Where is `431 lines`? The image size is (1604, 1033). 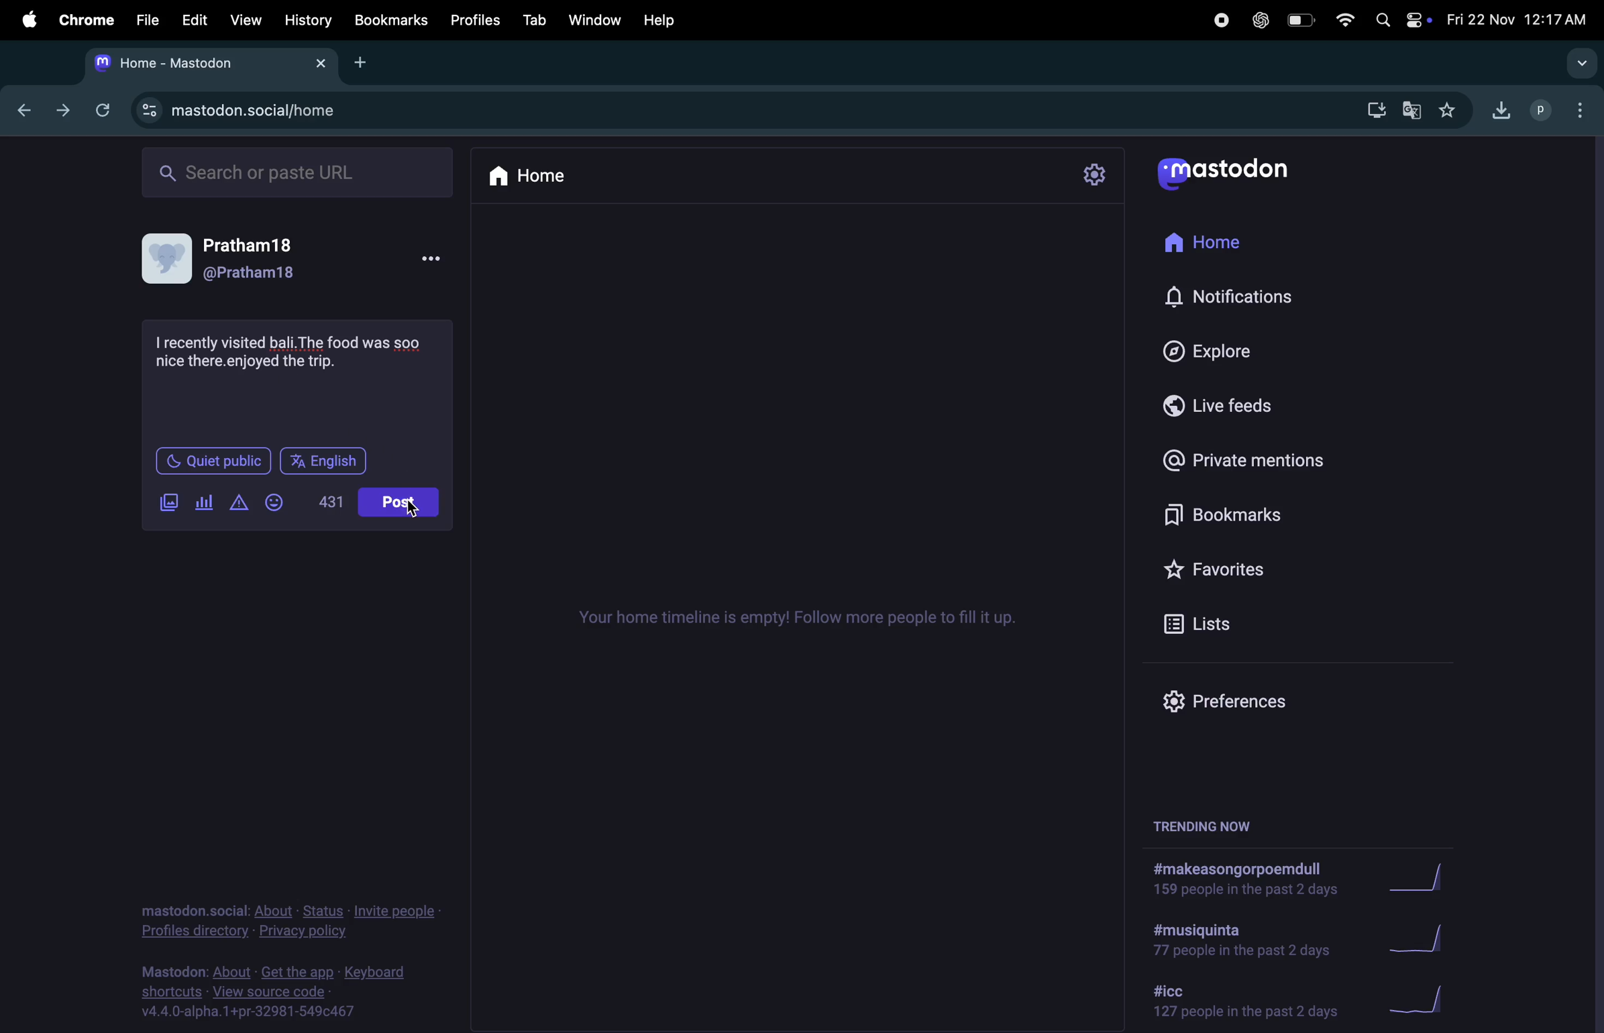
431 lines is located at coordinates (327, 501).